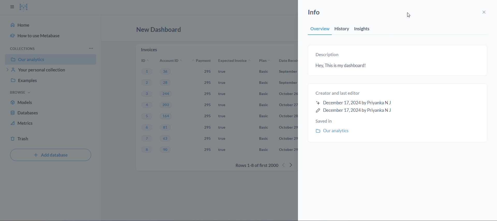 The image size is (497, 221). Describe the element at coordinates (319, 12) in the screenshot. I see `info` at that location.